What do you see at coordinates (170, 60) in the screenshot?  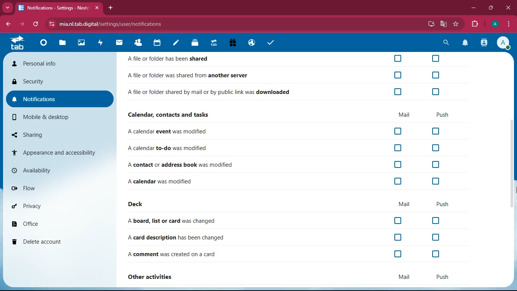 I see `Afile or folder has been shared` at bounding box center [170, 60].